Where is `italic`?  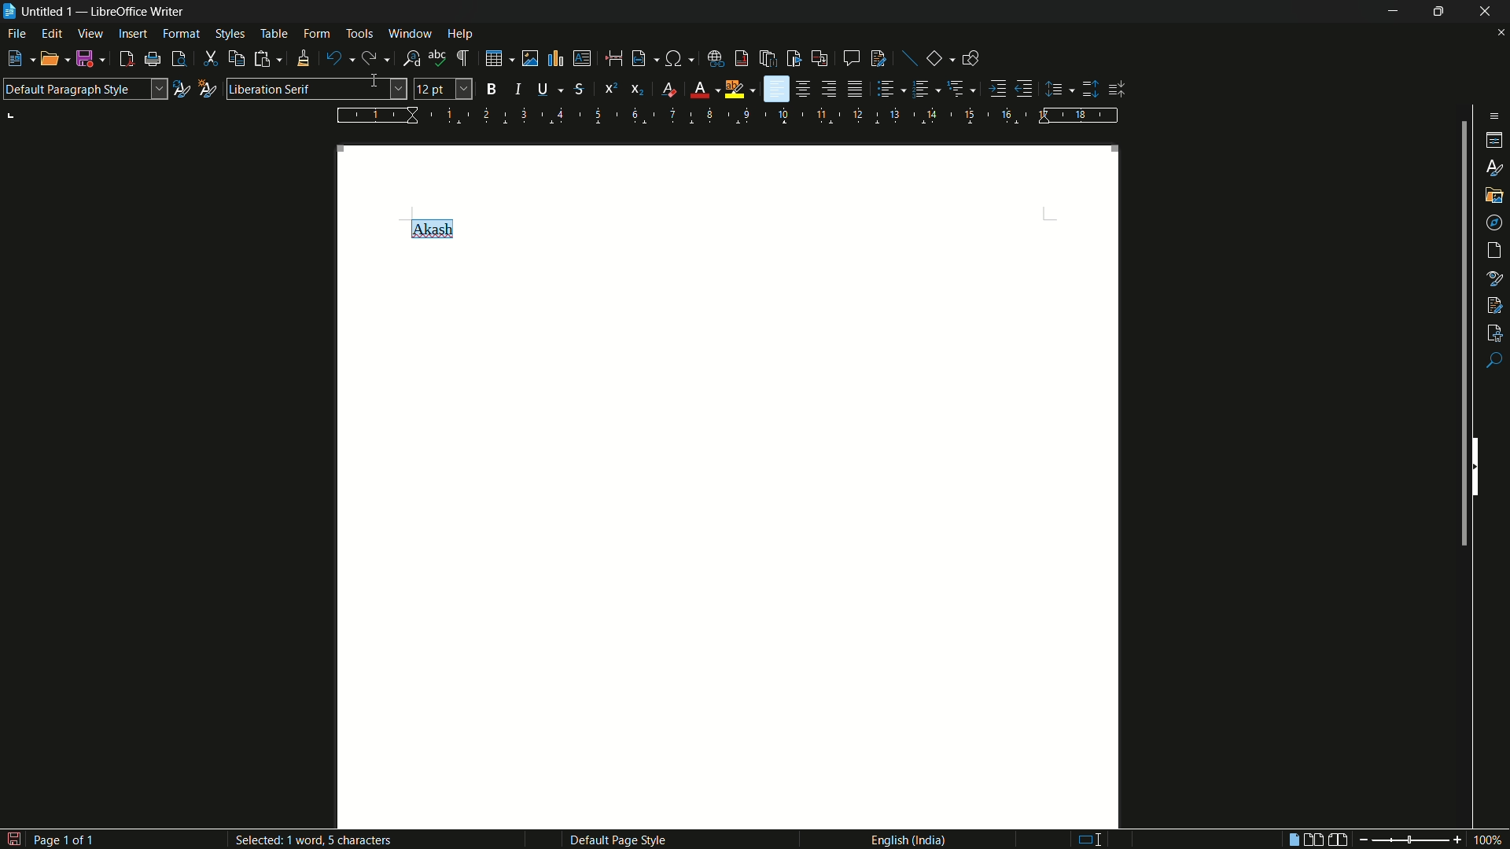
italic is located at coordinates (522, 89).